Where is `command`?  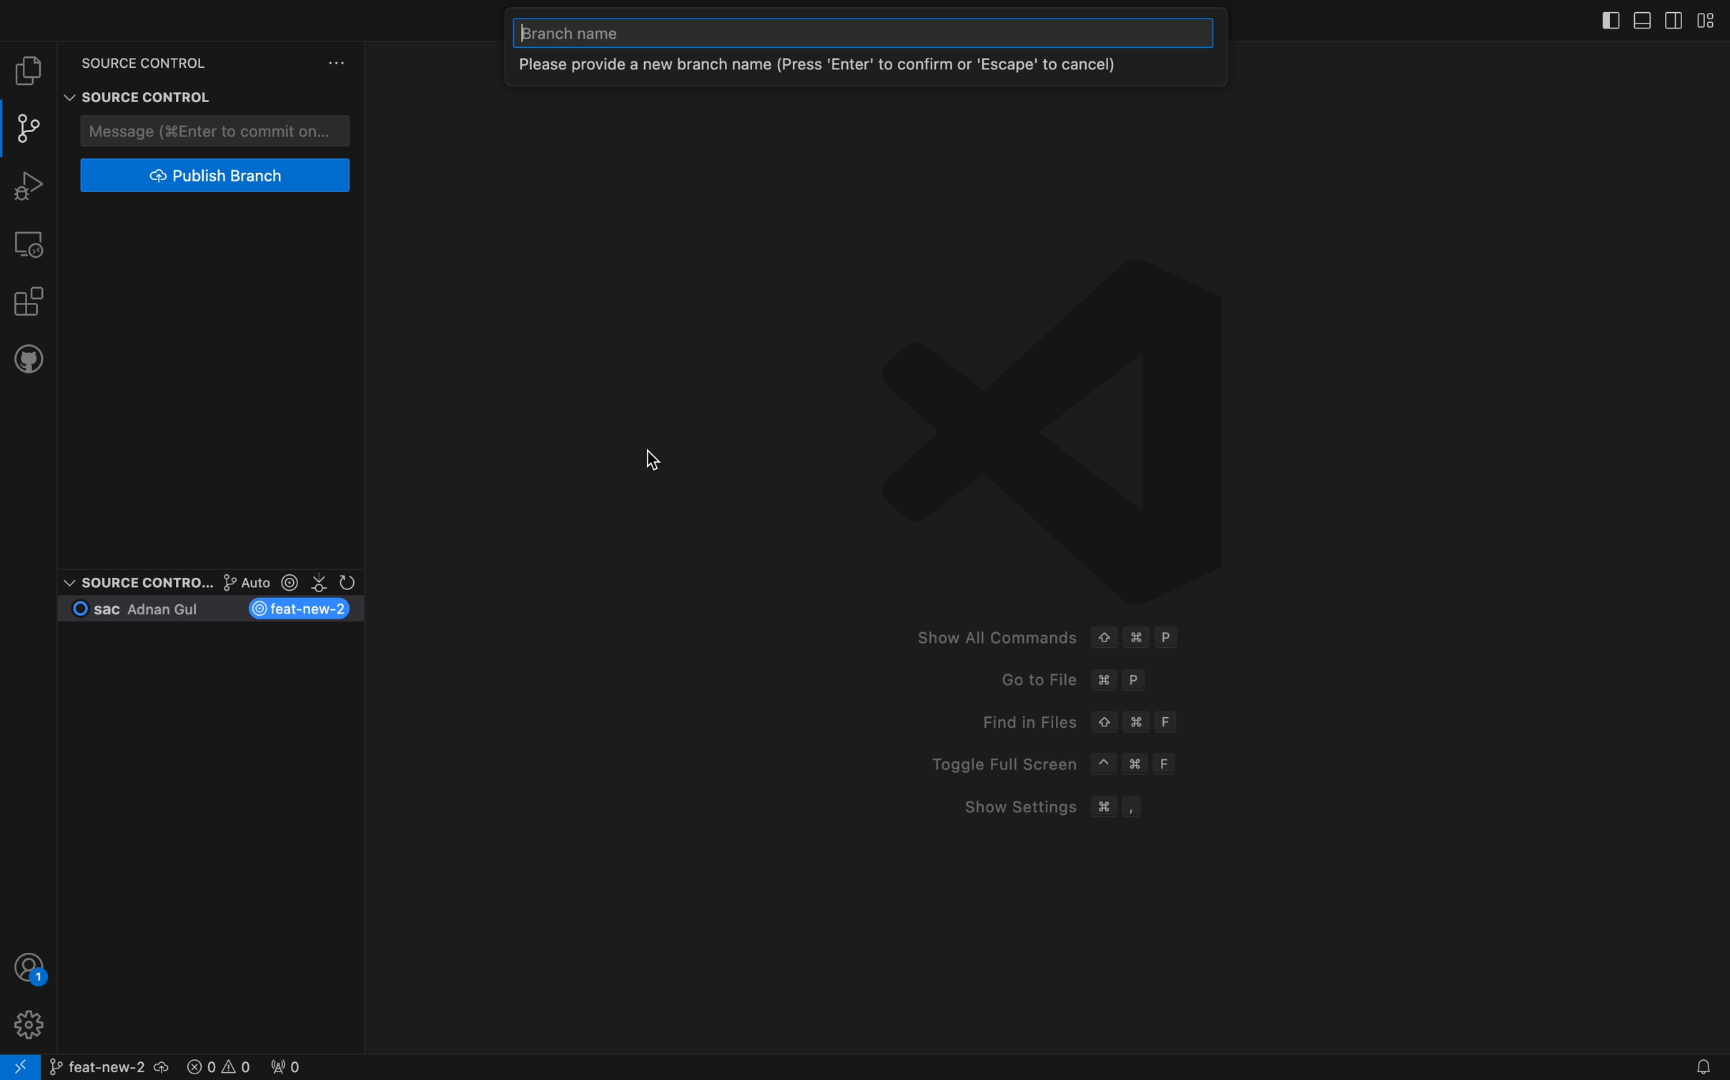
command is located at coordinates (1104, 681).